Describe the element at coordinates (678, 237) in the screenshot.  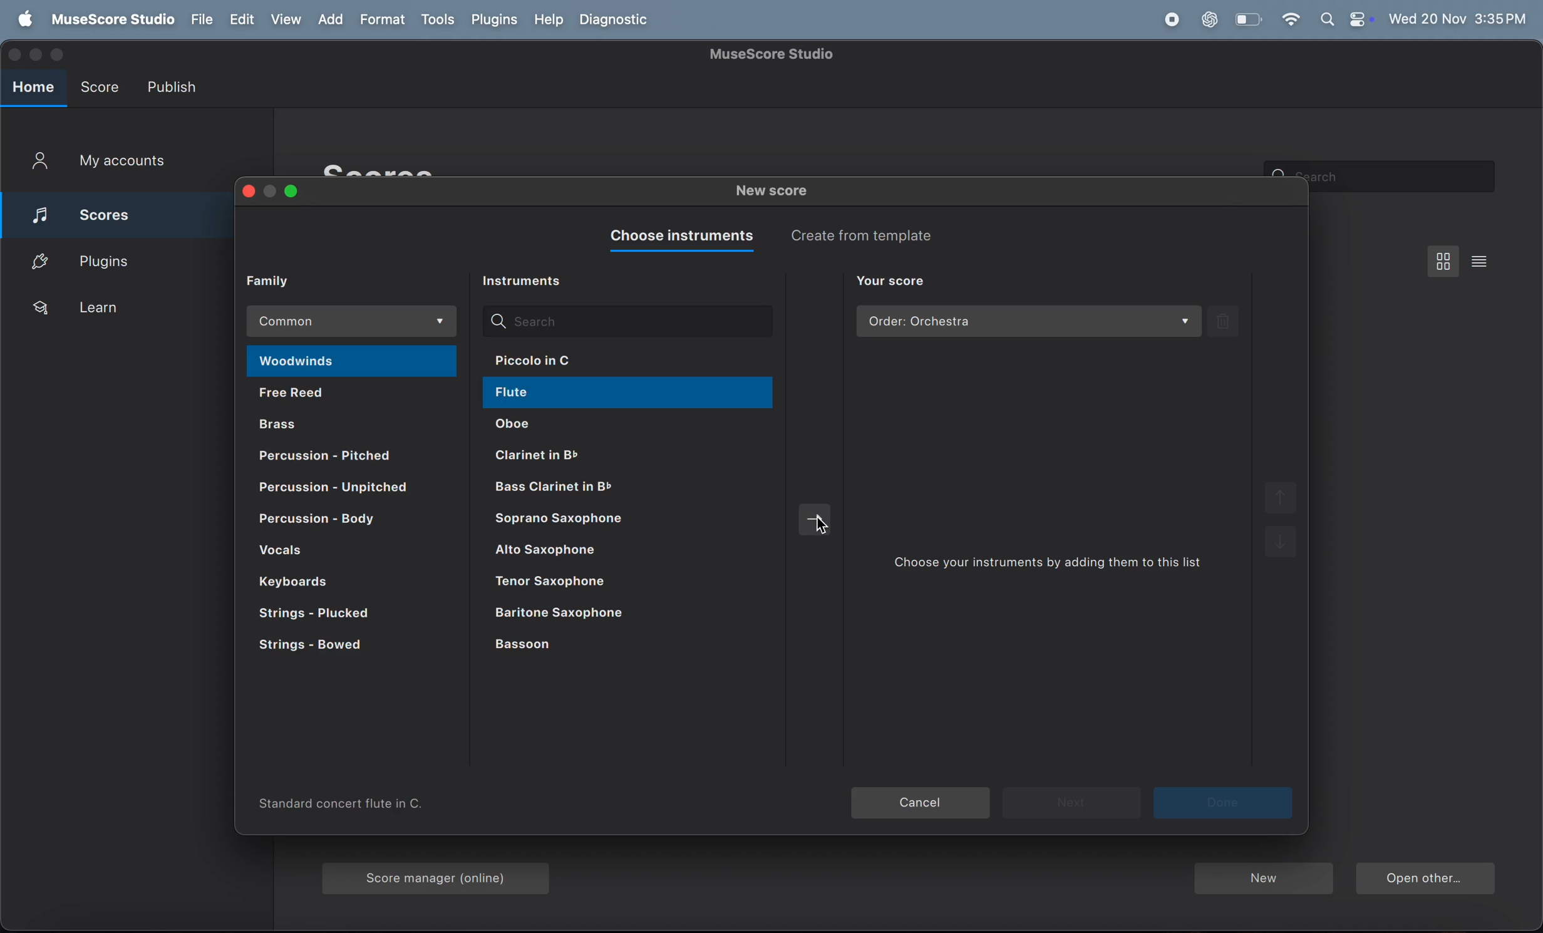
I see `choose instrument` at that location.